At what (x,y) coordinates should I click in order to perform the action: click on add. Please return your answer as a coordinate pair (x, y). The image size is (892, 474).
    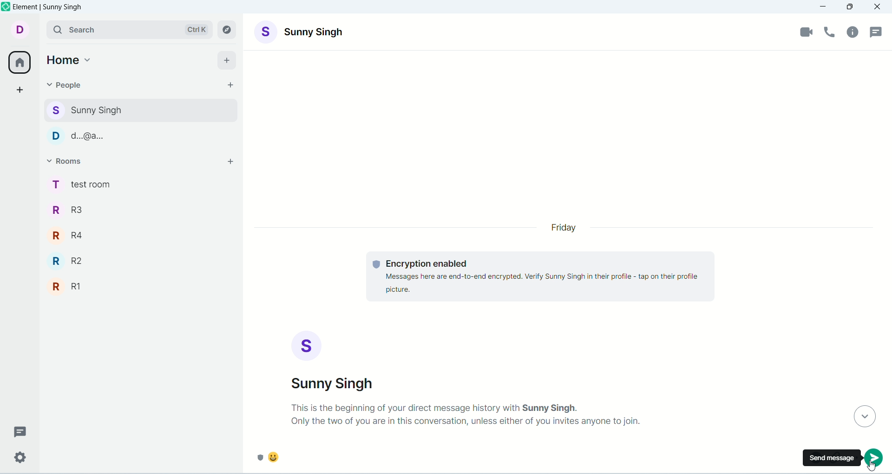
    Looking at the image, I should click on (230, 59).